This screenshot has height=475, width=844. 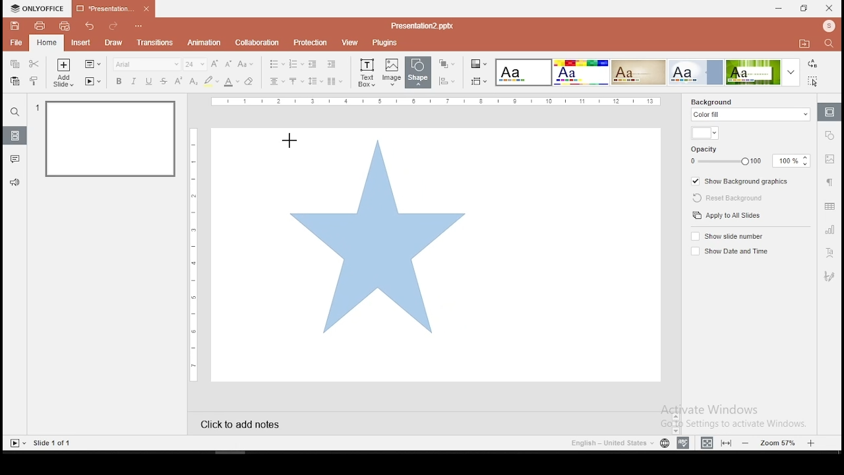 What do you see at coordinates (385, 44) in the screenshot?
I see `plugins` at bounding box center [385, 44].